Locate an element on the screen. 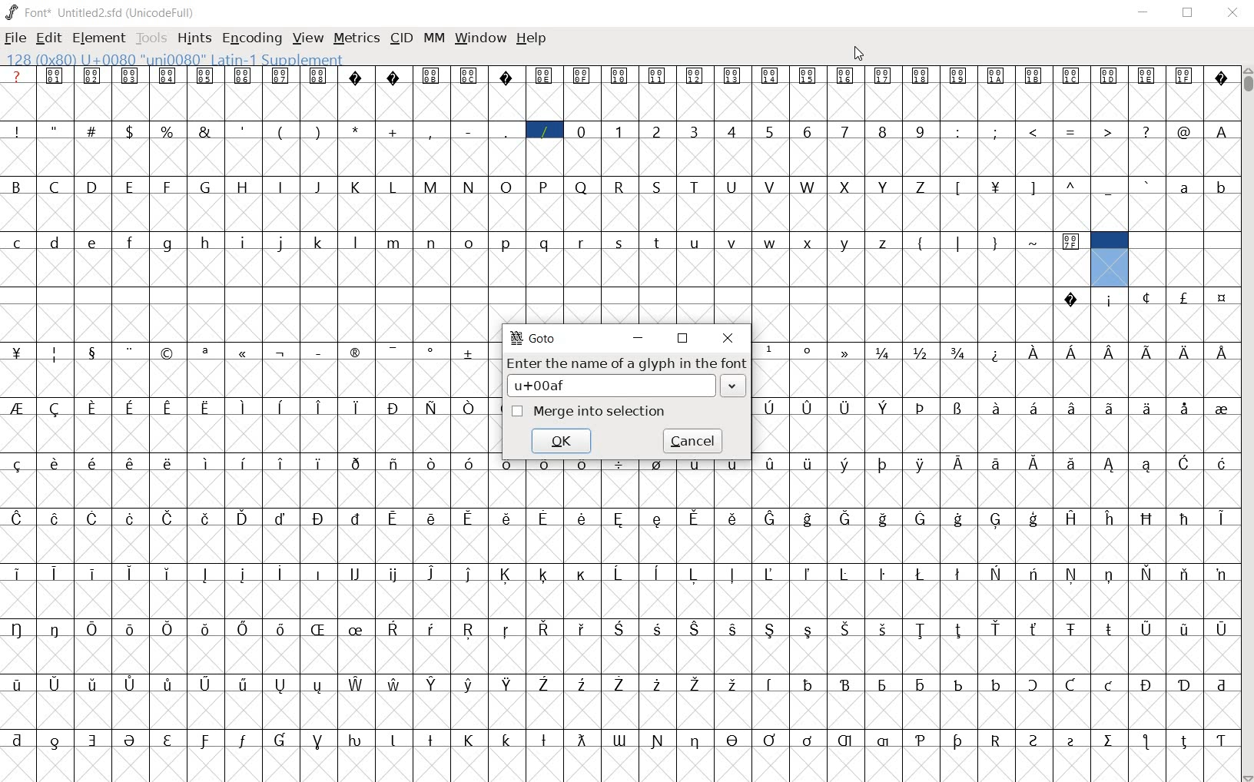 This screenshot has width=1254, height=782. Symbol is located at coordinates (1109, 462).